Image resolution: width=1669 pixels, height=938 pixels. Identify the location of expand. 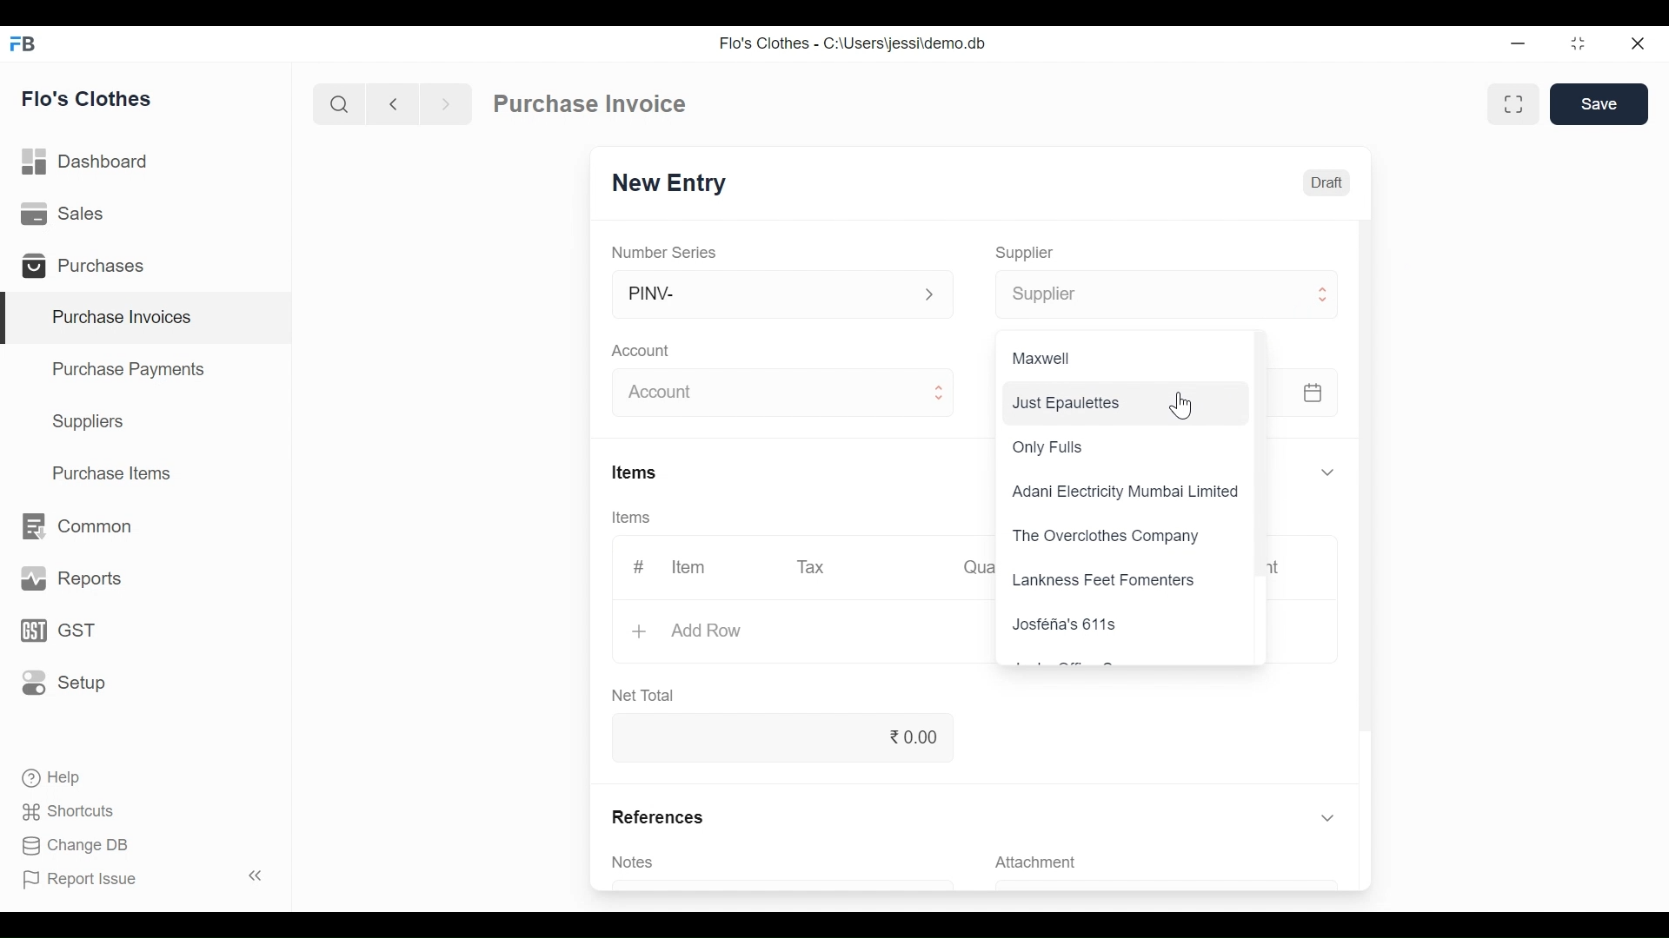
(929, 294).